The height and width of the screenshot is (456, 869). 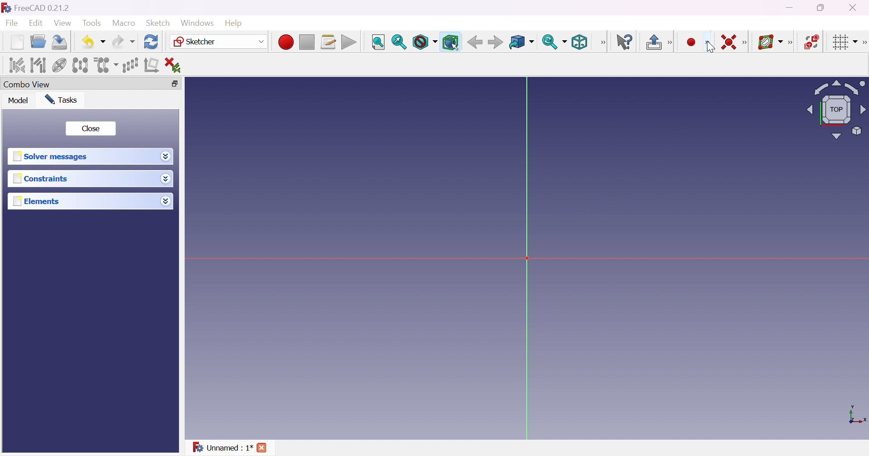 I want to click on Combo view, so click(x=28, y=83).